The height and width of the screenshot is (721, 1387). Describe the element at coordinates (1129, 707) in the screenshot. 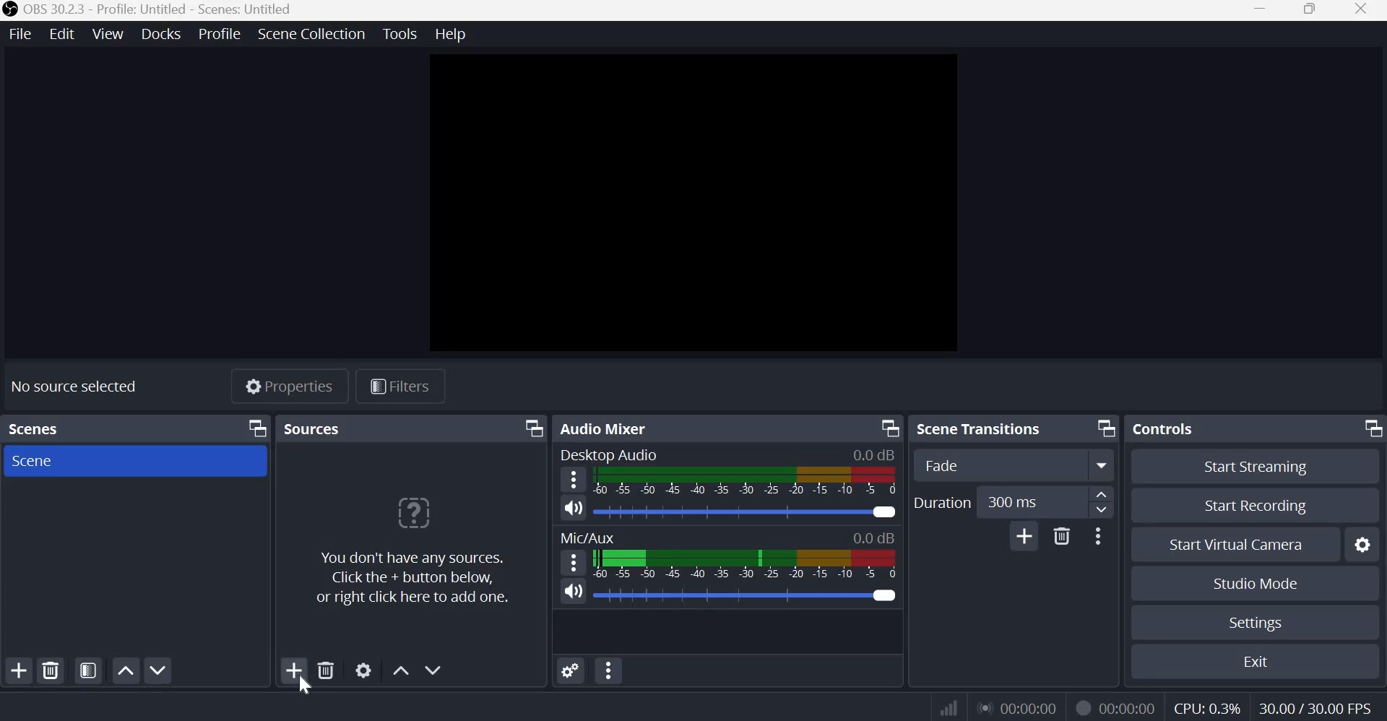

I see `Recording Timer` at that location.